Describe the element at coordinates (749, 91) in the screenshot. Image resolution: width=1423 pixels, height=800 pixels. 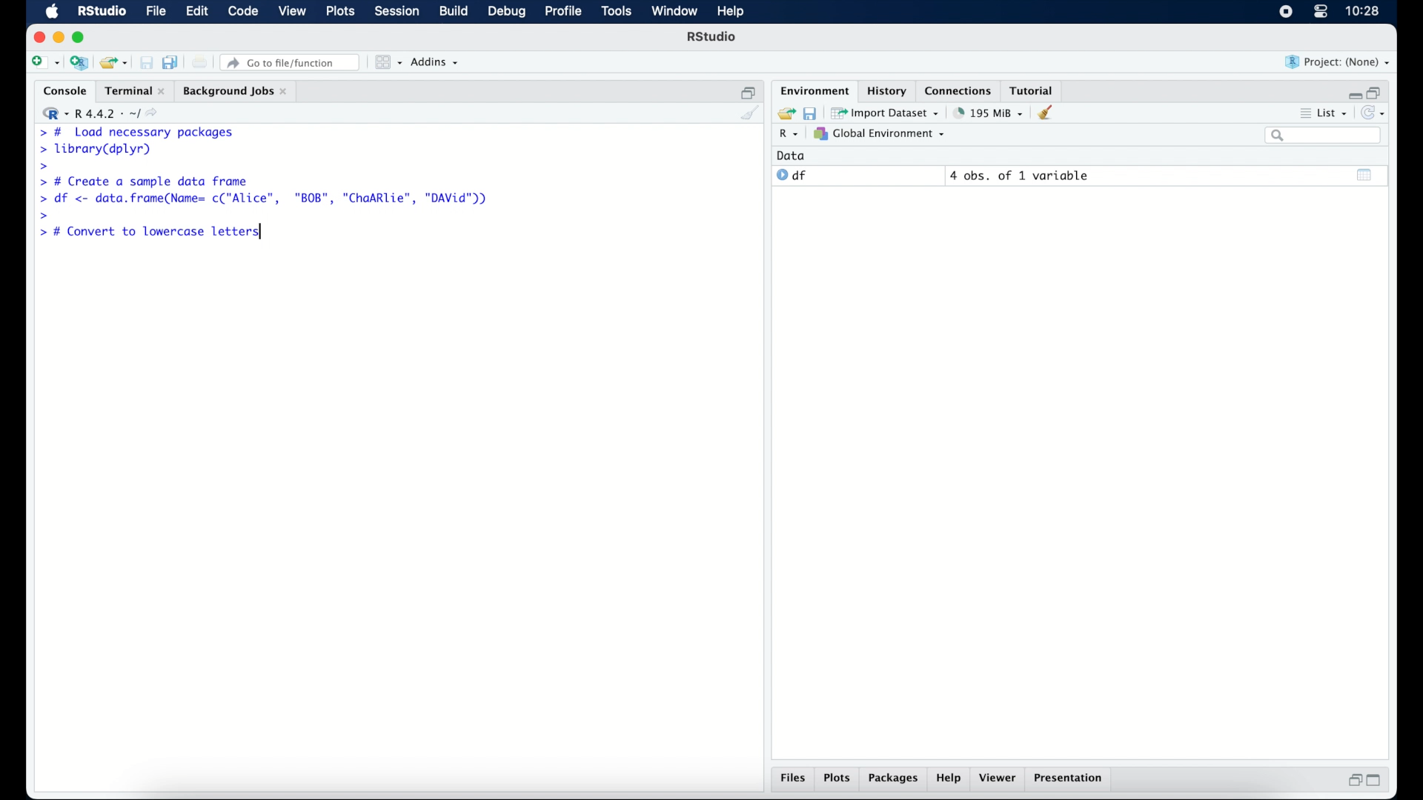
I see `restore down` at that location.